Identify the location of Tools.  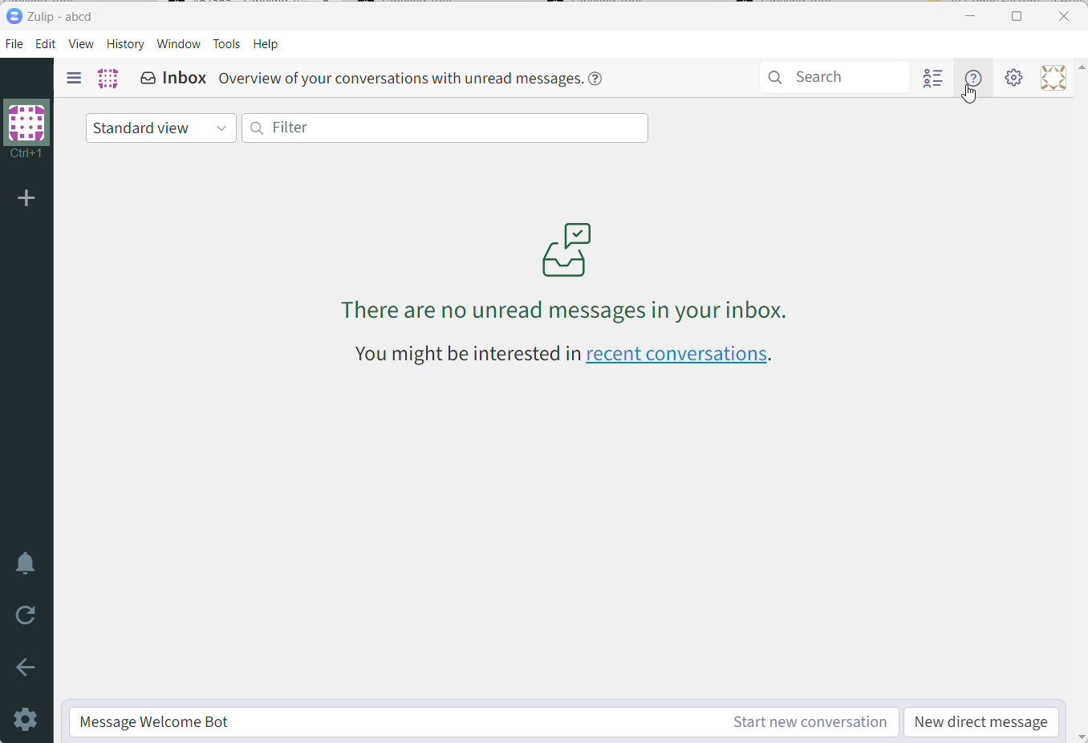
(228, 45).